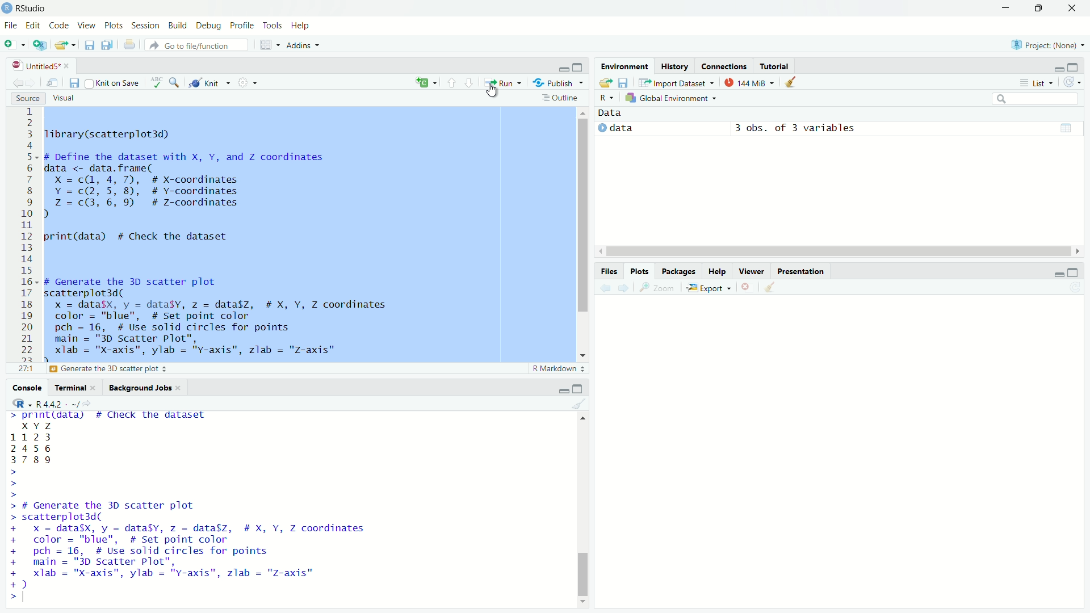  Describe the element at coordinates (7, 7) in the screenshot. I see `logo` at that location.